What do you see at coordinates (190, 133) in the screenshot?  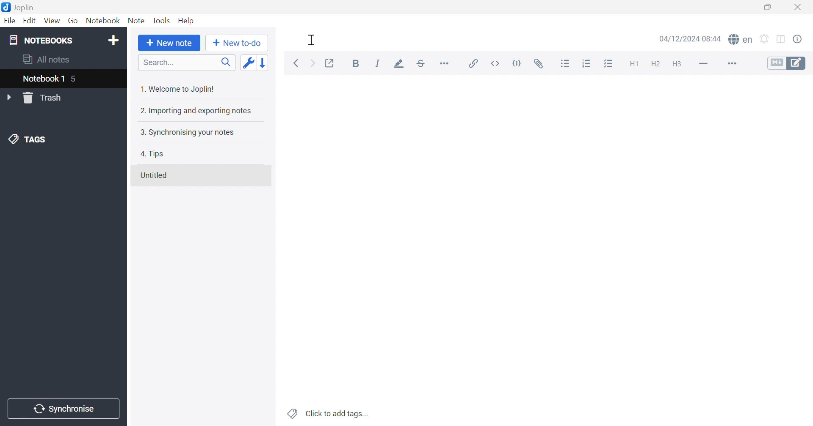 I see `3. Synchronising your notes` at bounding box center [190, 133].